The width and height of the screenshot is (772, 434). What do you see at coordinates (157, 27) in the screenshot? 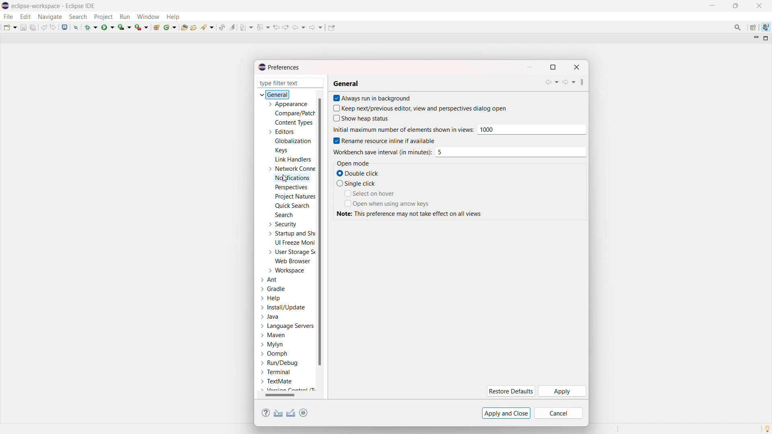
I see `new java project` at bounding box center [157, 27].